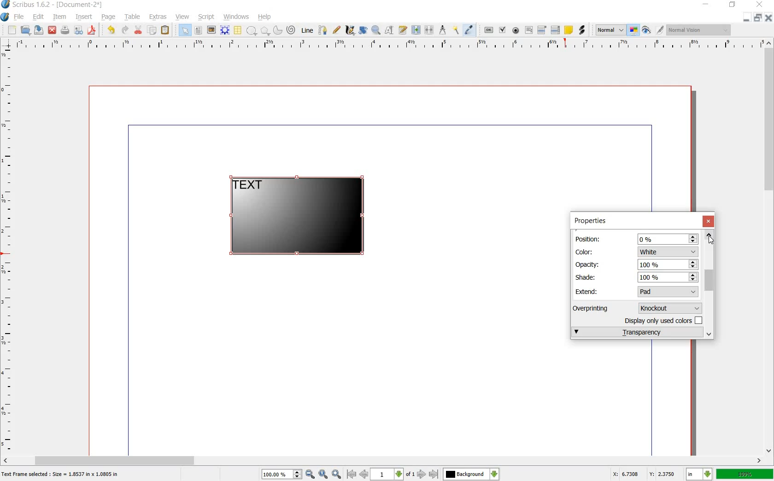 The height and width of the screenshot is (481, 774). What do you see at coordinates (27, 30) in the screenshot?
I see `open` at bounding box center [27, 30].